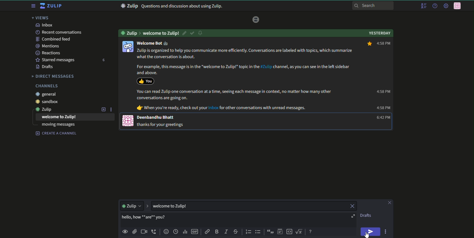 This screenshot has width=474, height=238. I want to click on 4:58 PM, so click(379, 44).